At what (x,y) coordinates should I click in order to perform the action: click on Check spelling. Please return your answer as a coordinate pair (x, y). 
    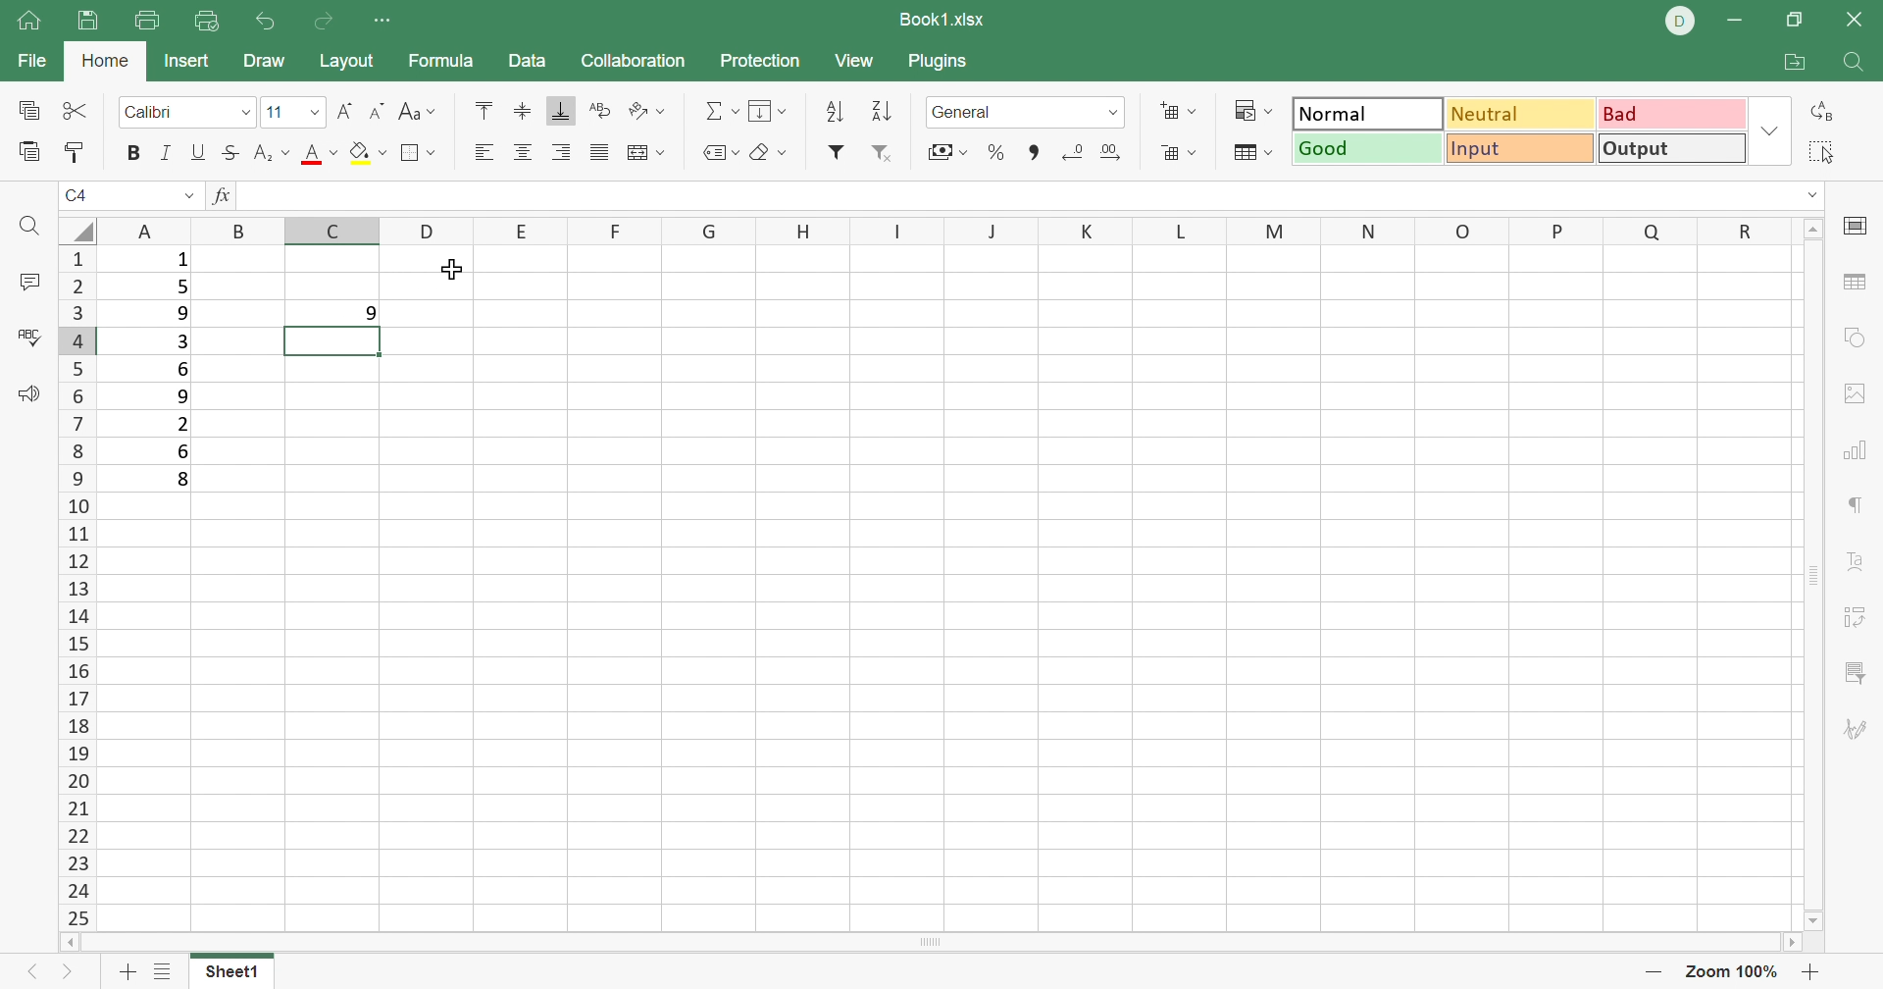
    Looking at the image, I should click on (32, 340).